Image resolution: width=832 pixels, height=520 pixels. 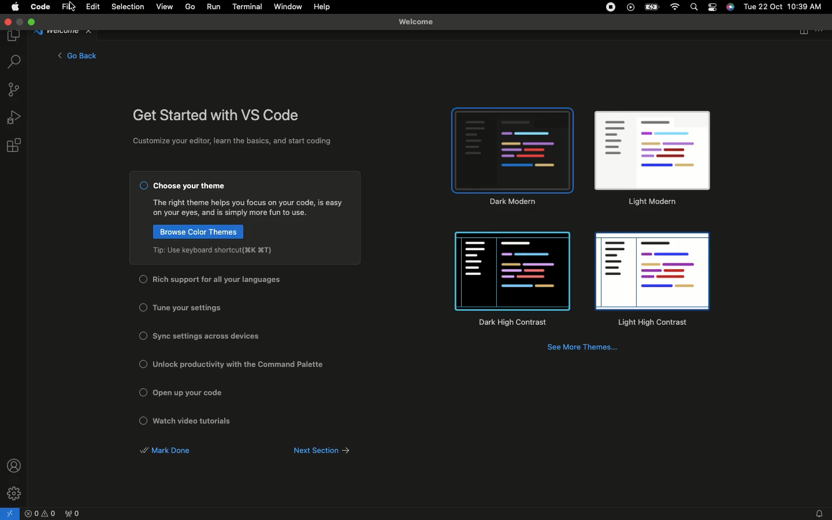 What do you see at coordinates (12, 512) in the screenshot?
I see `Open a remote window` at bounding box center [12, 512].